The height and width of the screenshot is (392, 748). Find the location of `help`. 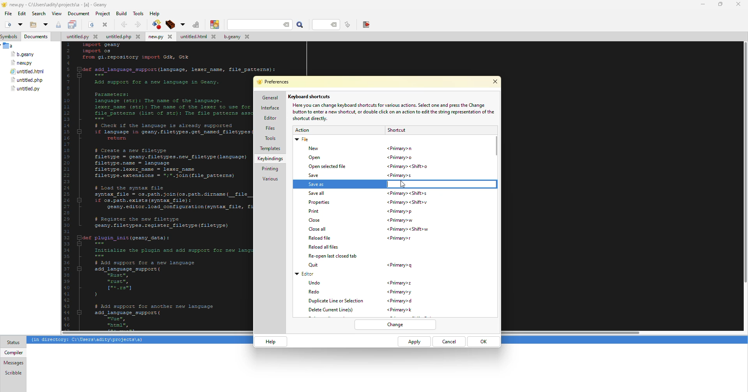

help is located at coordinates (270, 341).